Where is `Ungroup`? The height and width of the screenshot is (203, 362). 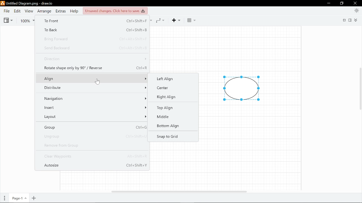
Ungroup is located at coordinates (93, 136).